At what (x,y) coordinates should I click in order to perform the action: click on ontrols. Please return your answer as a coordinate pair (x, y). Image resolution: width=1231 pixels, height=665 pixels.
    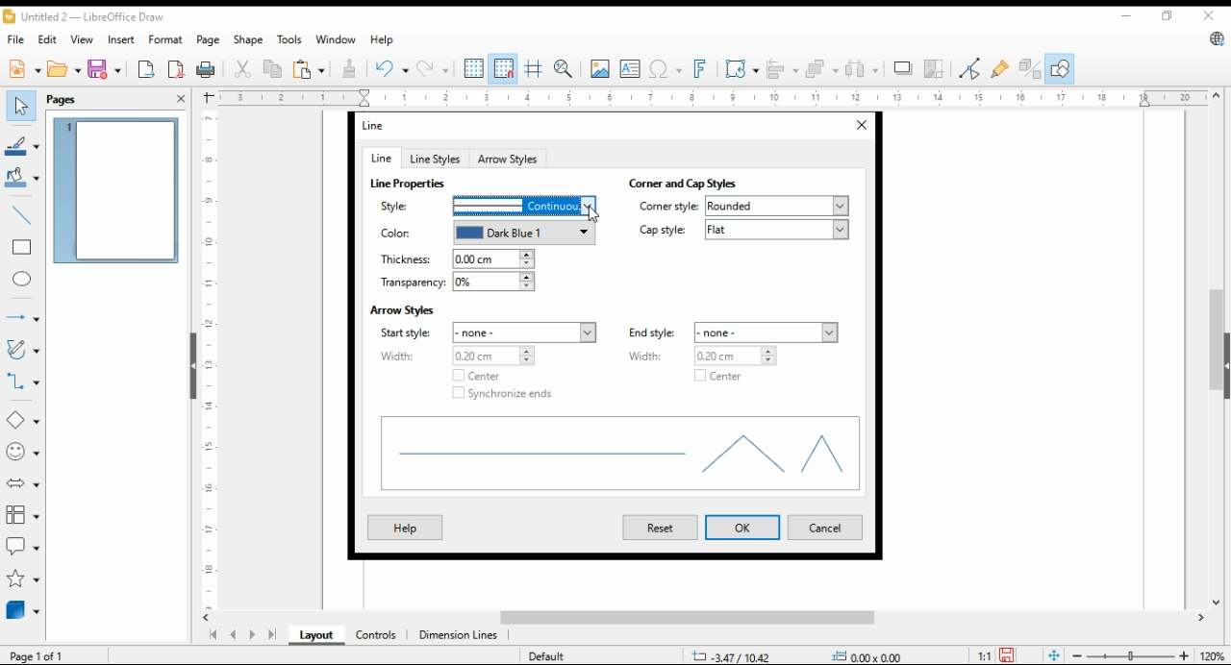
    Looking at the image, I should click on (377, 635).